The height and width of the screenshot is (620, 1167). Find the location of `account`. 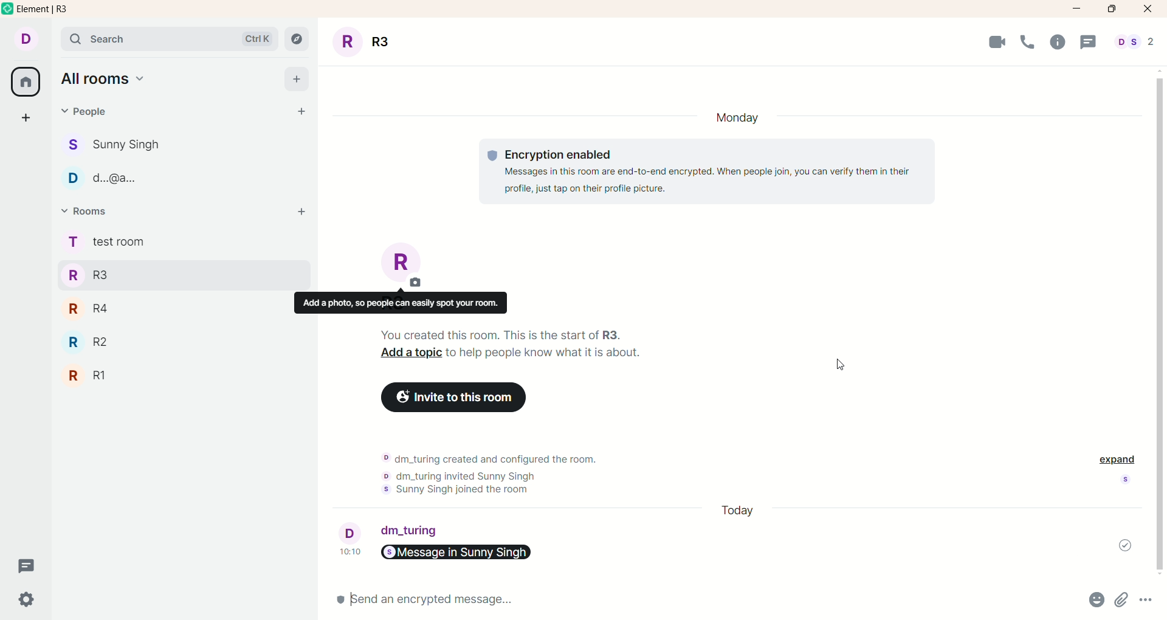

account is located at coordinates (27, 40).